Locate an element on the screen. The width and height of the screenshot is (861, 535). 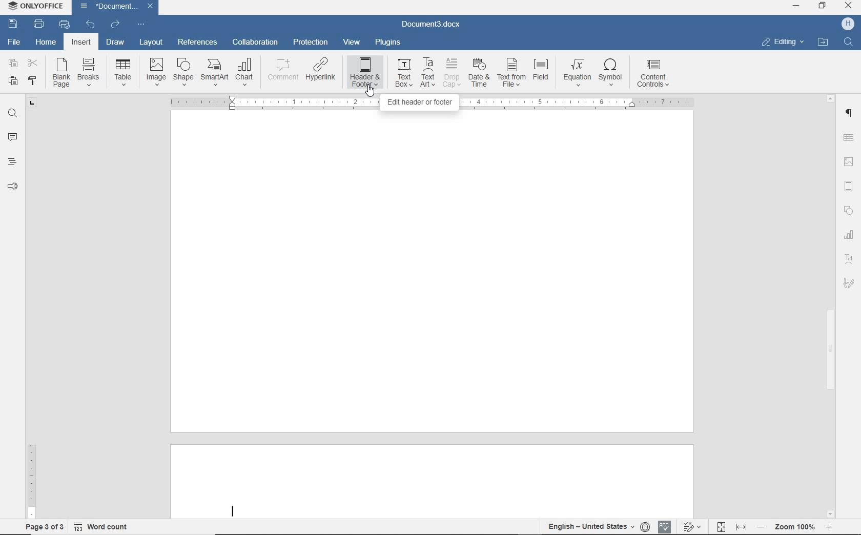
Text cursor is located at coordinates (233, 510).